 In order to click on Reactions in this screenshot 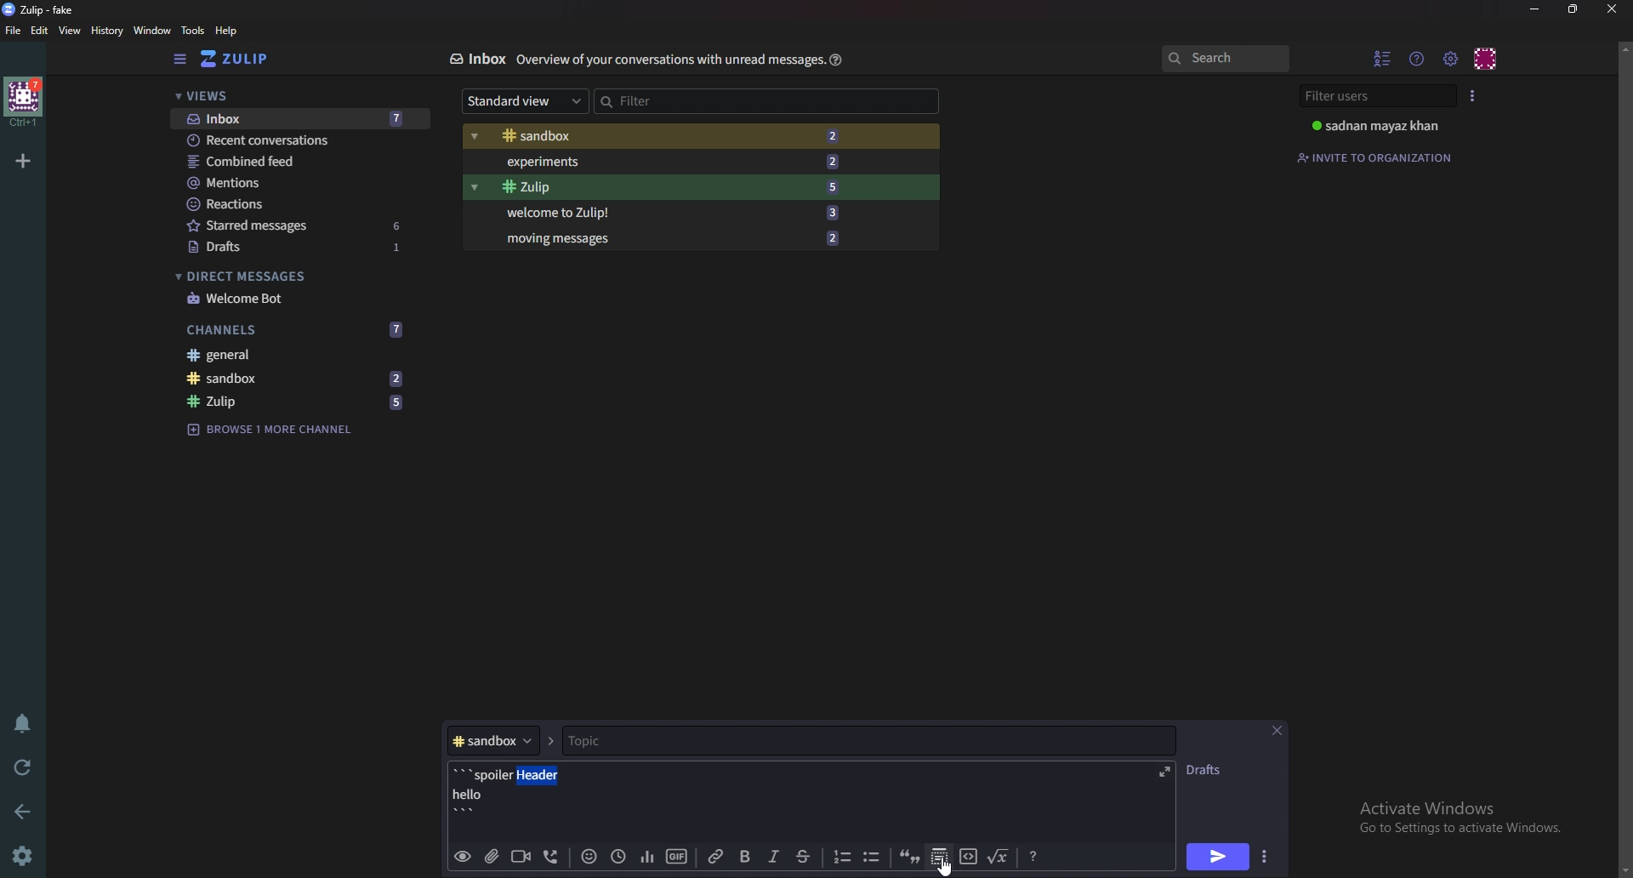, I will do `click(296, 204)`.